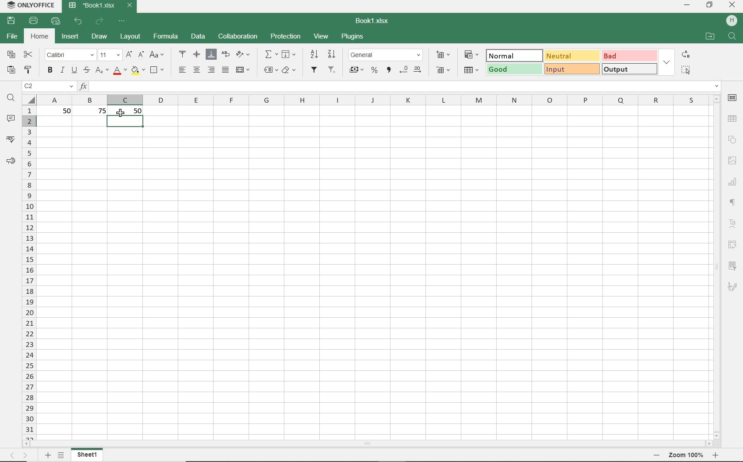  I want to click on increment font size, so click(129, 54).